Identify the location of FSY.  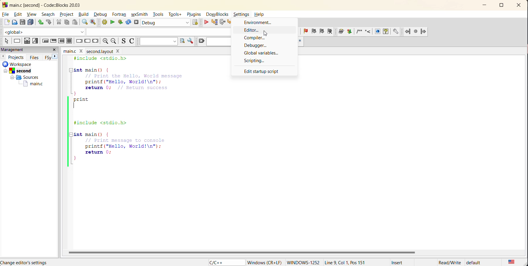
(47, 57).